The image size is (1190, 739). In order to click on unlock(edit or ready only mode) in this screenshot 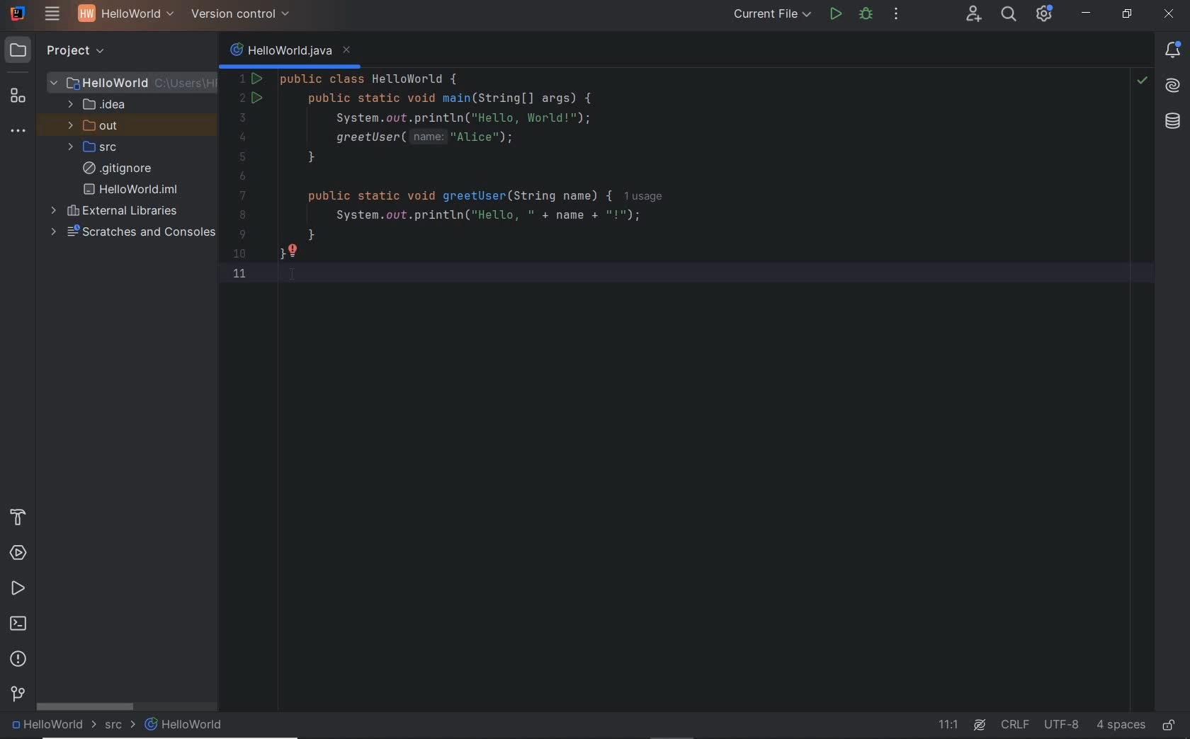, I will do `click(1169, 722)`.